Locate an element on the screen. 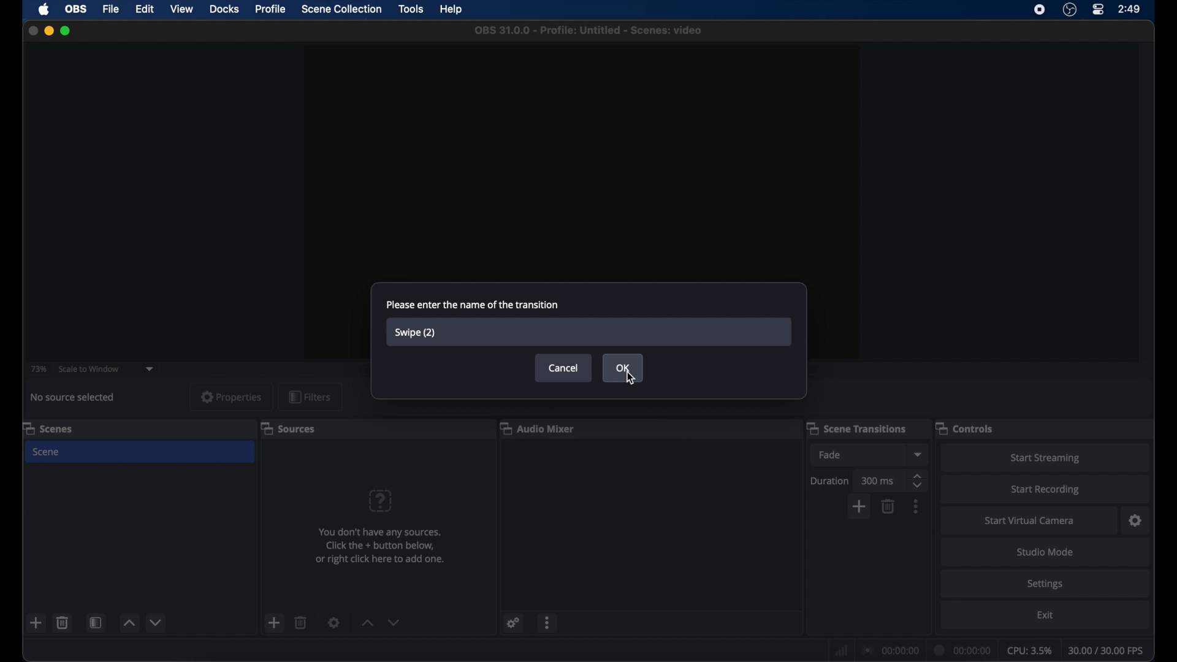 Image resolution: width=1177 pixels, height=662 pixels. network is located at coordinates (840, 651).